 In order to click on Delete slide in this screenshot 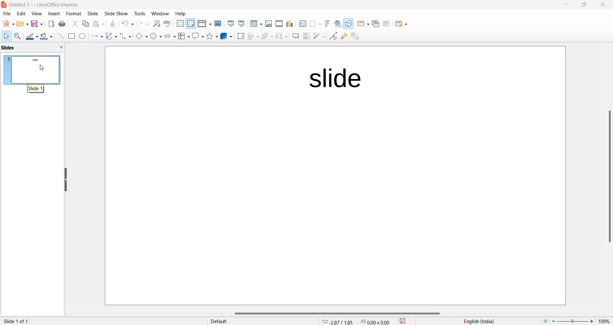, I will do `click(388, 24)`.